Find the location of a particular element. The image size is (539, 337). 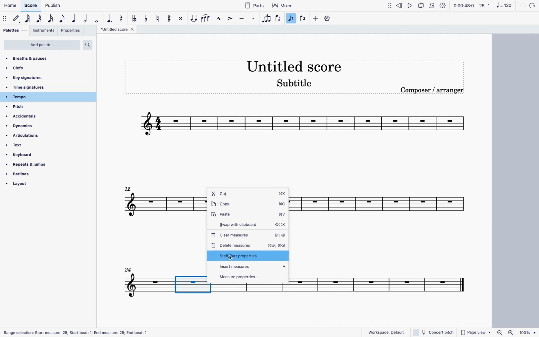

staccato is located at coordinates (255, 20).